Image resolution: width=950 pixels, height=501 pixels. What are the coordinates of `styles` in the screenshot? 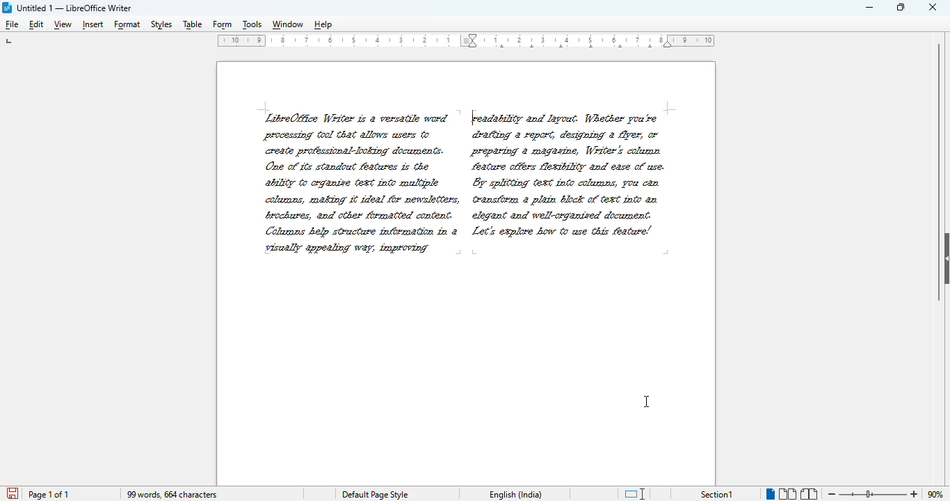 It's located at (162, 25).